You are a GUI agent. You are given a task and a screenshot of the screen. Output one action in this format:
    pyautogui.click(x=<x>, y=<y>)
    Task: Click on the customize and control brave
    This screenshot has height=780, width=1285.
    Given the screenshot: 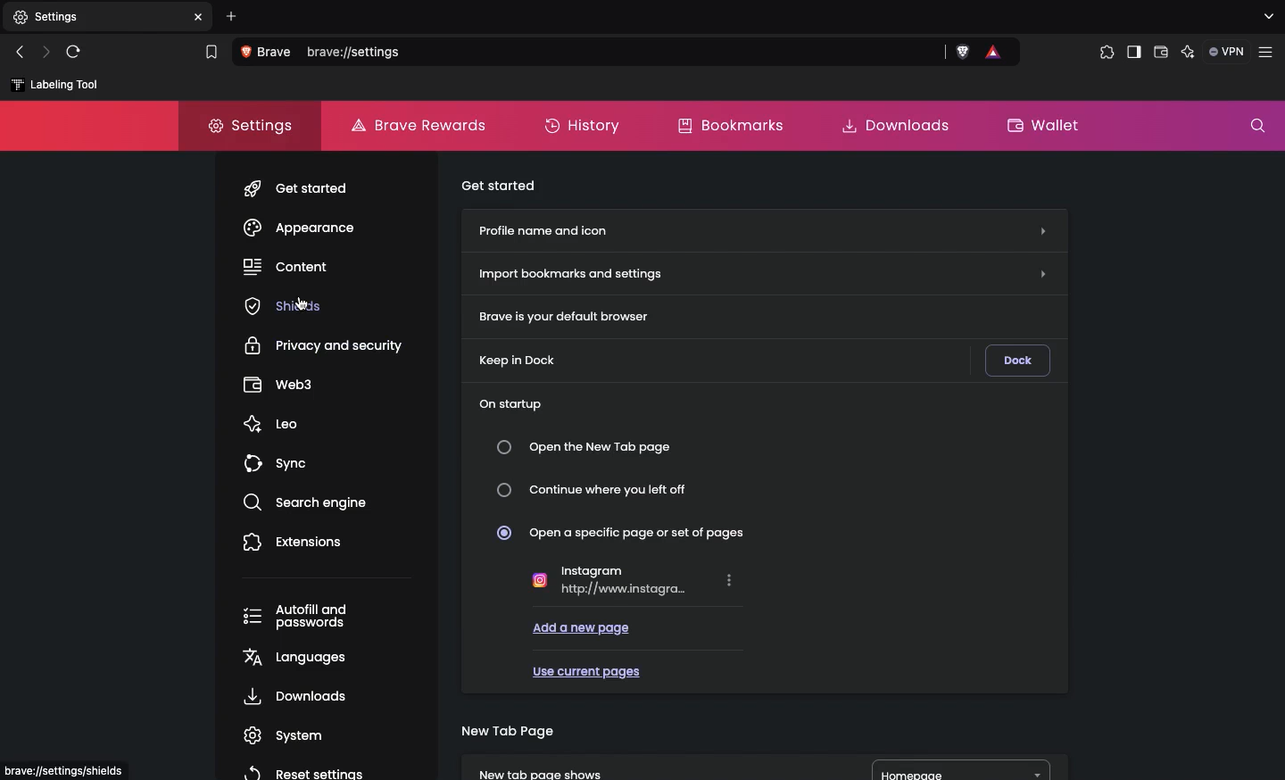 What is the action you would take?
    pyautogui.click(x=1268, y=51)
    